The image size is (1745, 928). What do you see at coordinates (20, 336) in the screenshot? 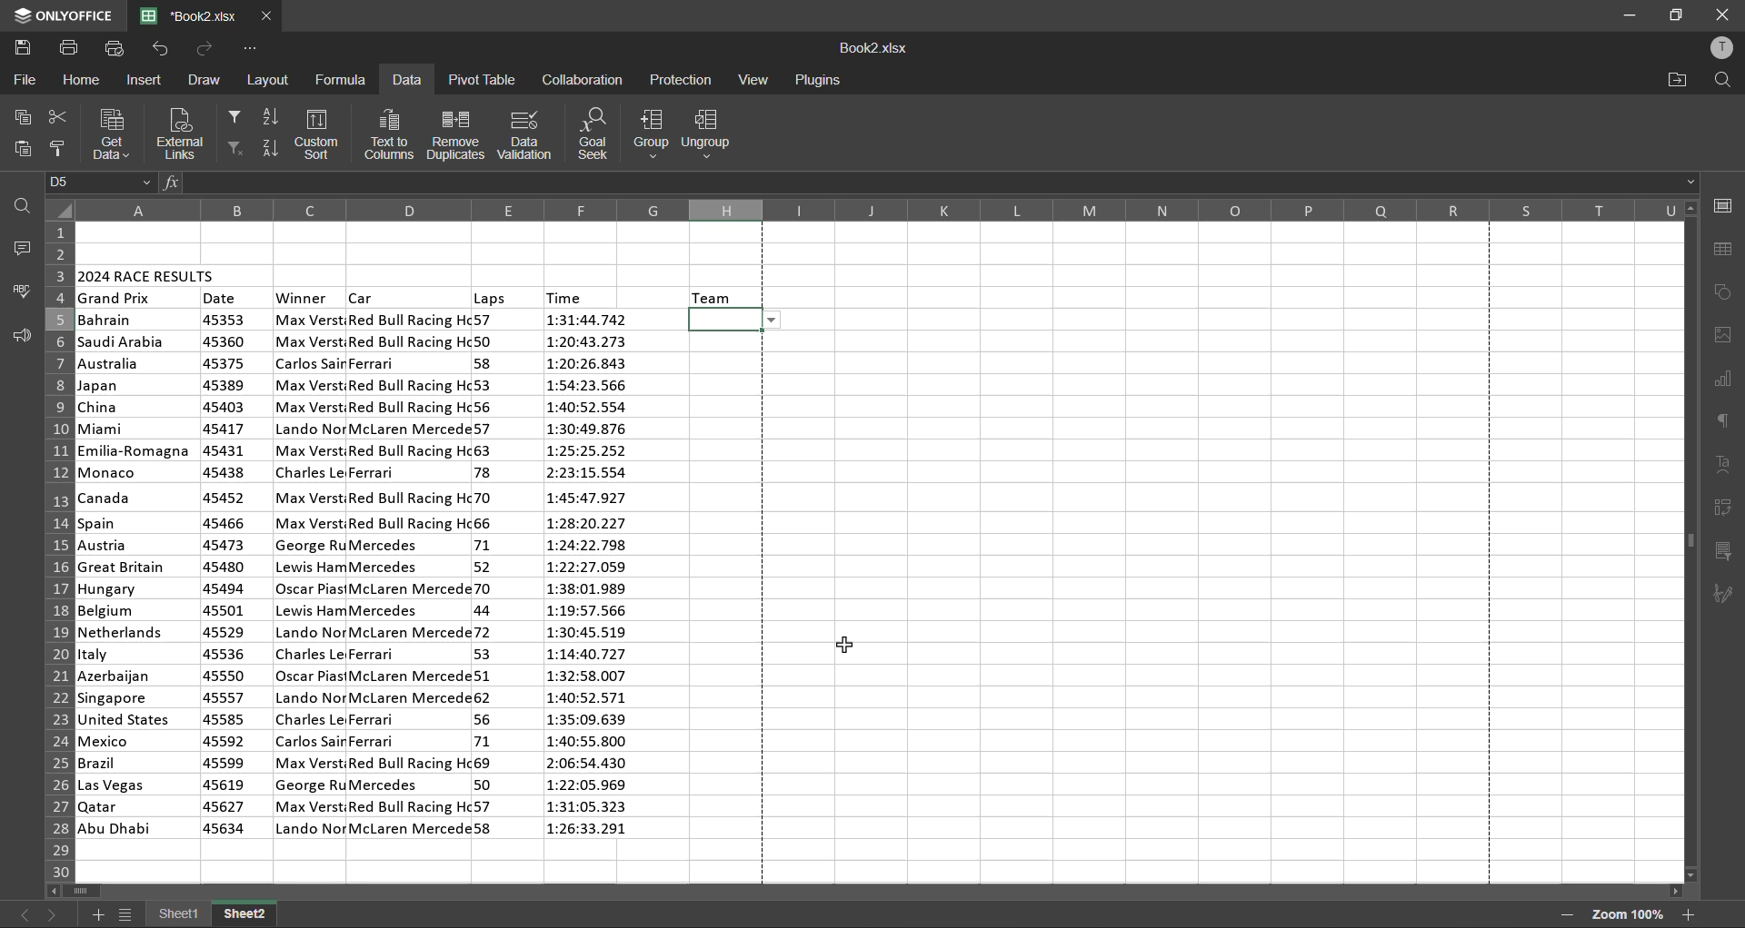
I see `feedback` at bounding box center [20, 336].